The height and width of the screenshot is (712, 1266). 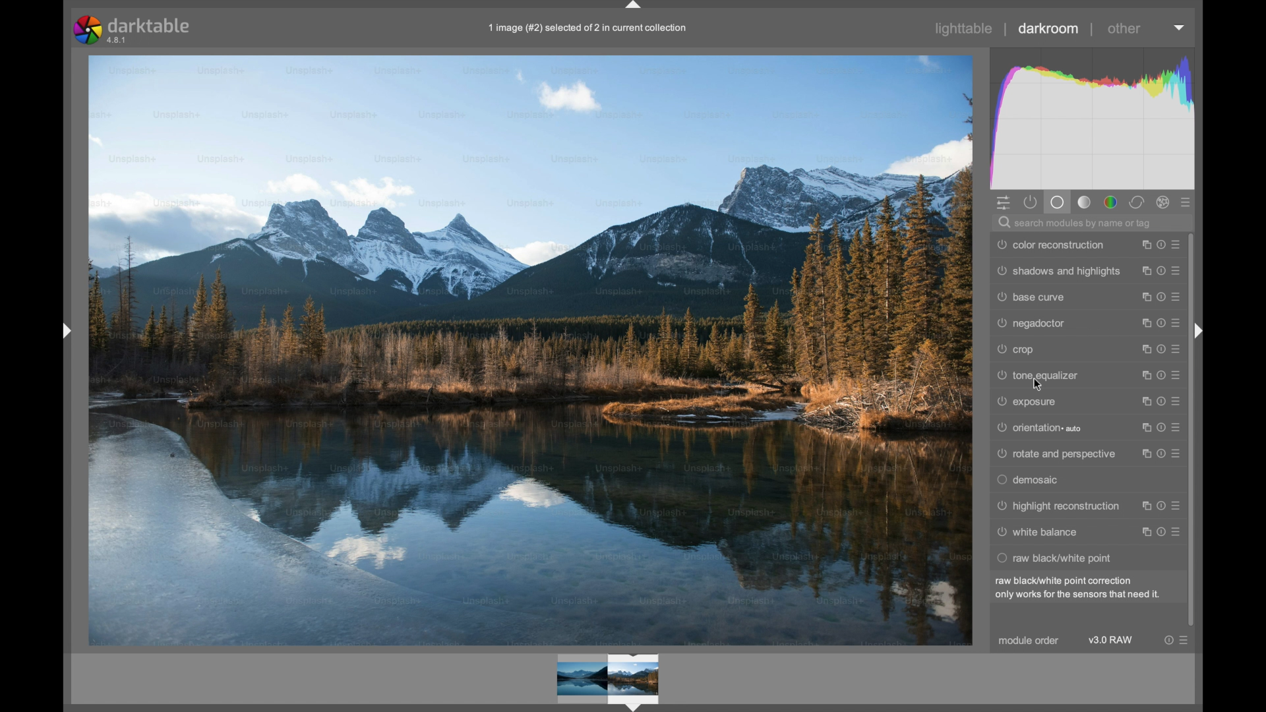 What do you see at coordinates (1143, 531) in the screenshot?
I see `instance` at bounding box center [1143, 531].